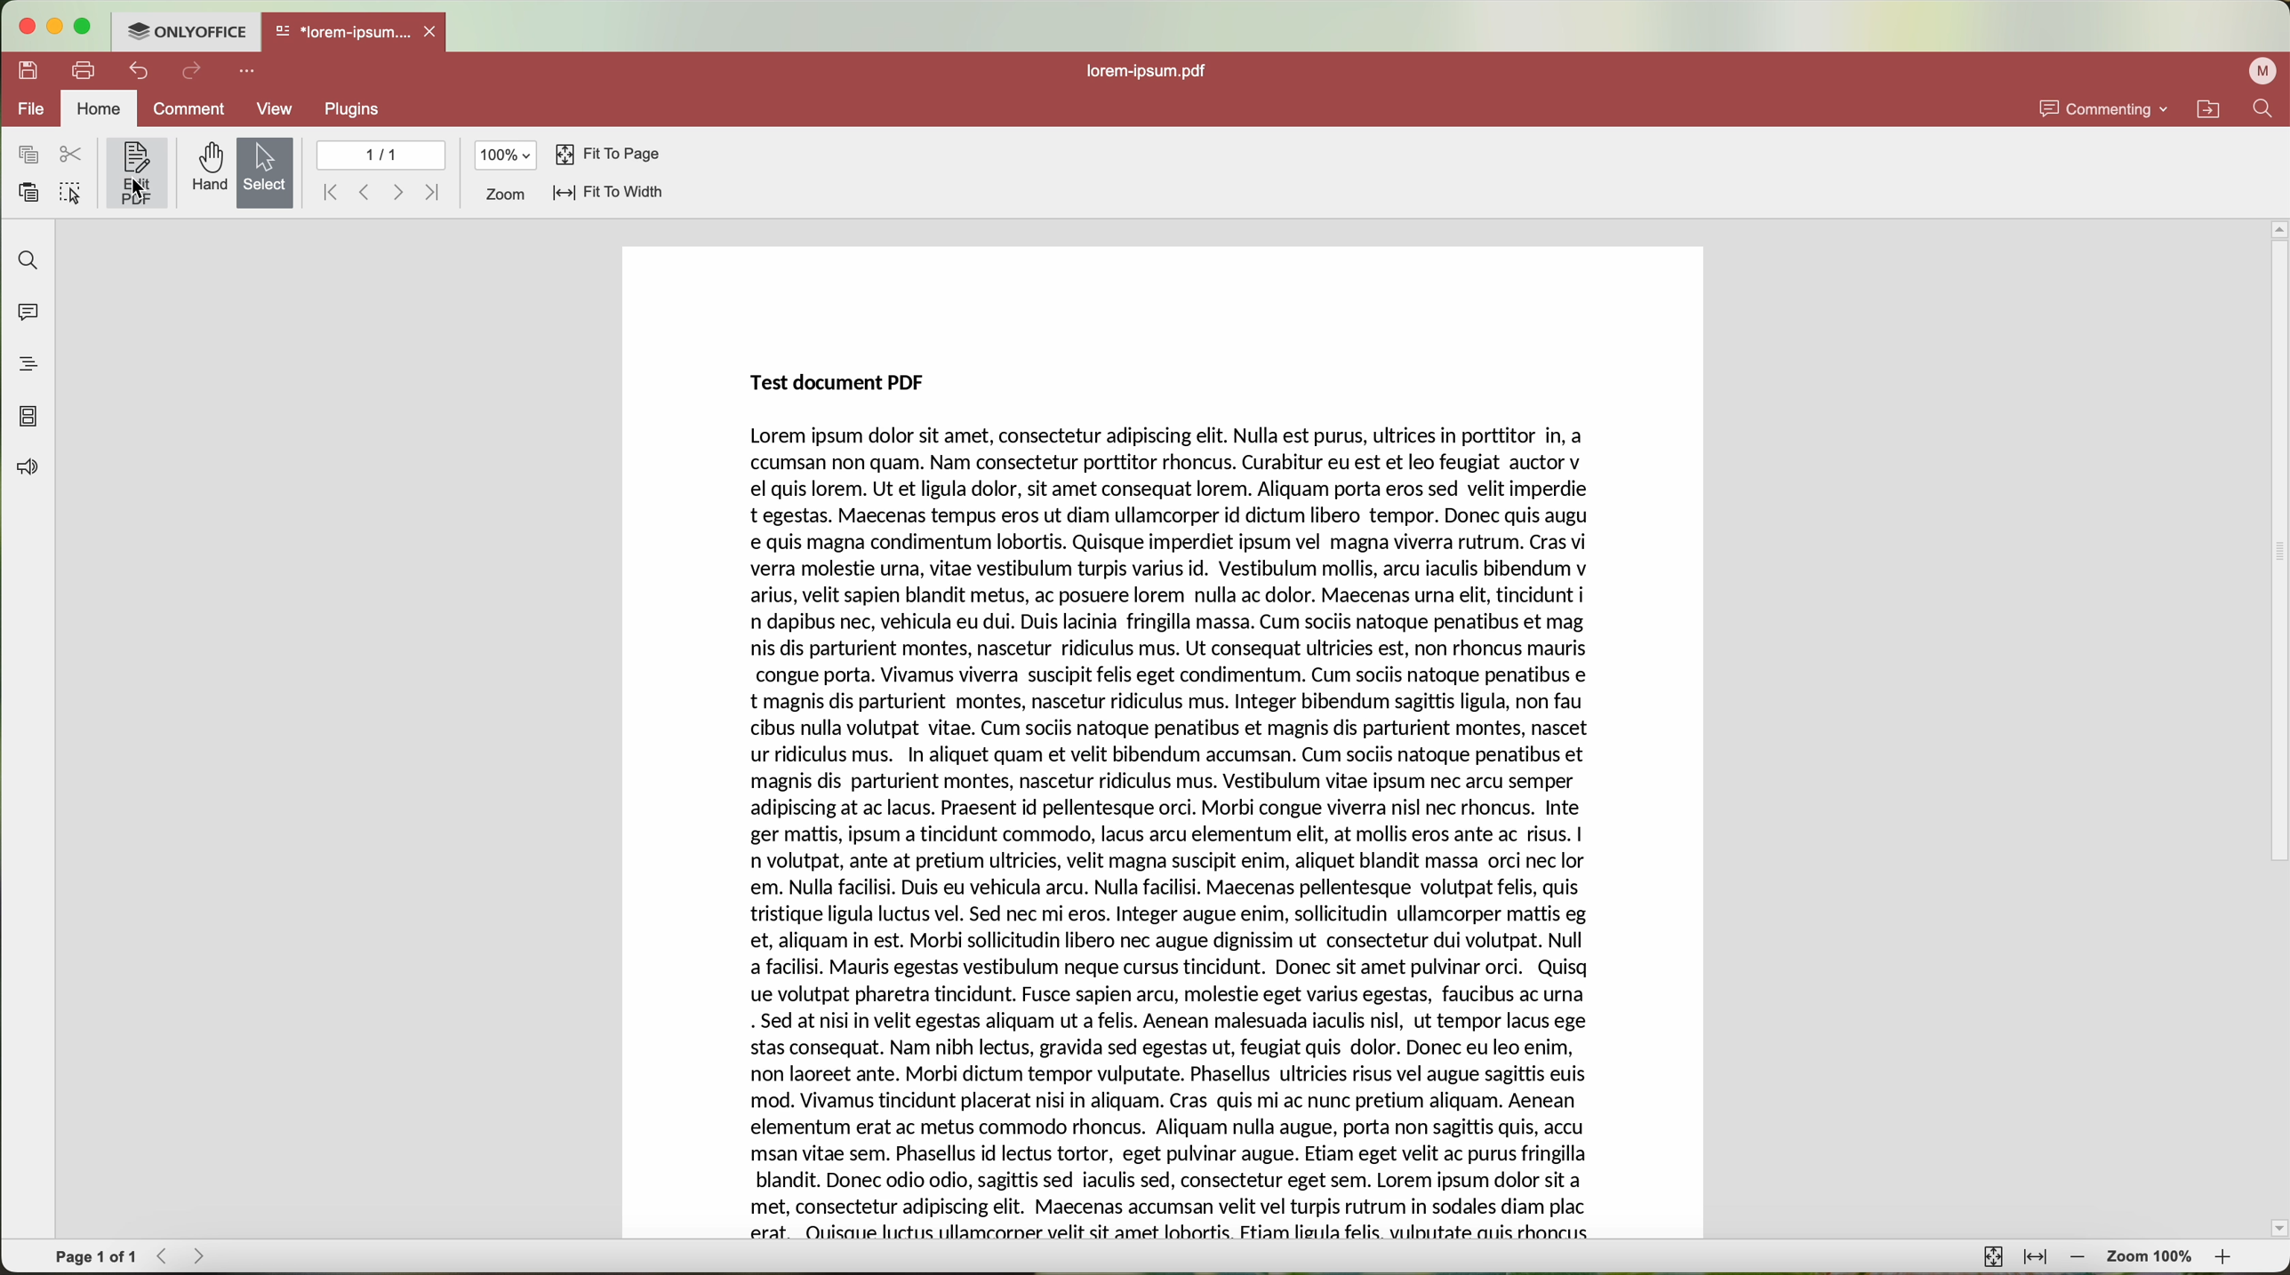  I want to click on scroll bar, so click(2276, 726).